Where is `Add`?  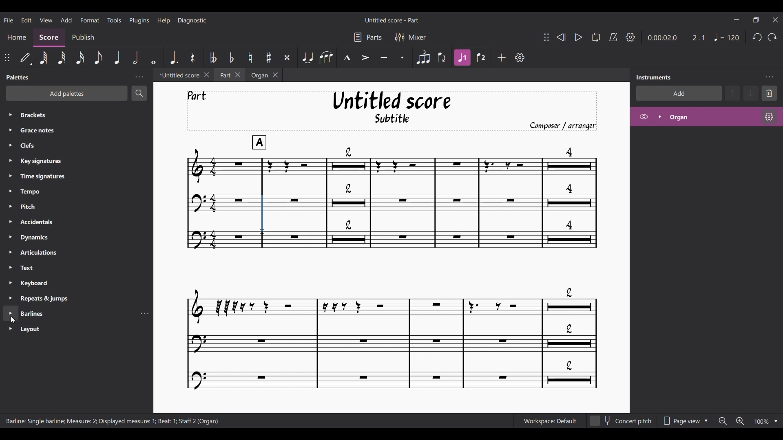 Add is located at coordinates (502, 57).